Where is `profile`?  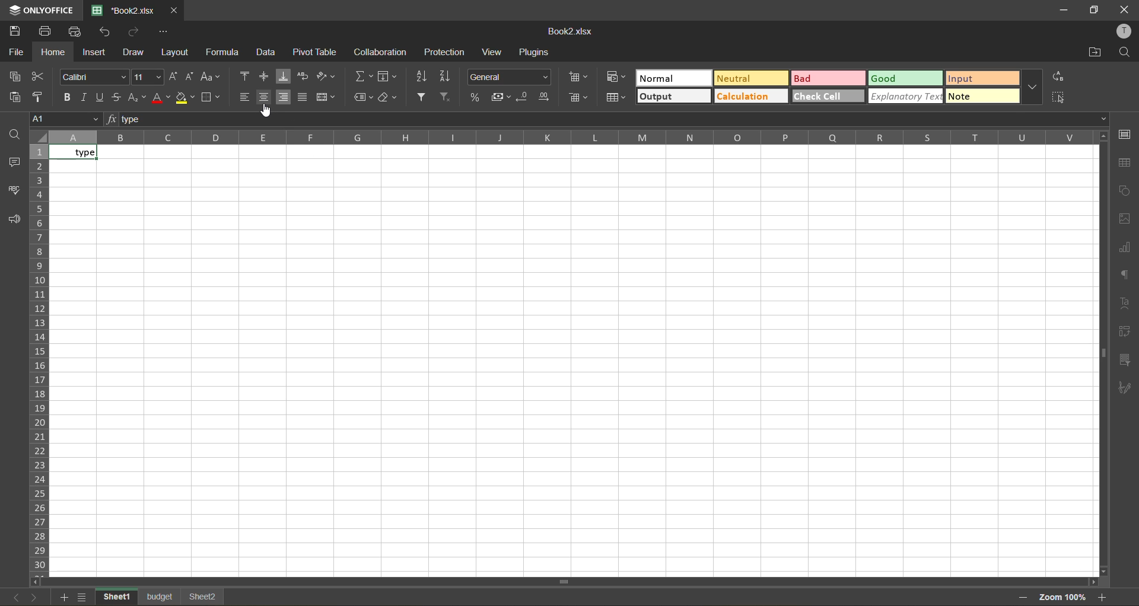 profile is located at coordinates (1121, 33).